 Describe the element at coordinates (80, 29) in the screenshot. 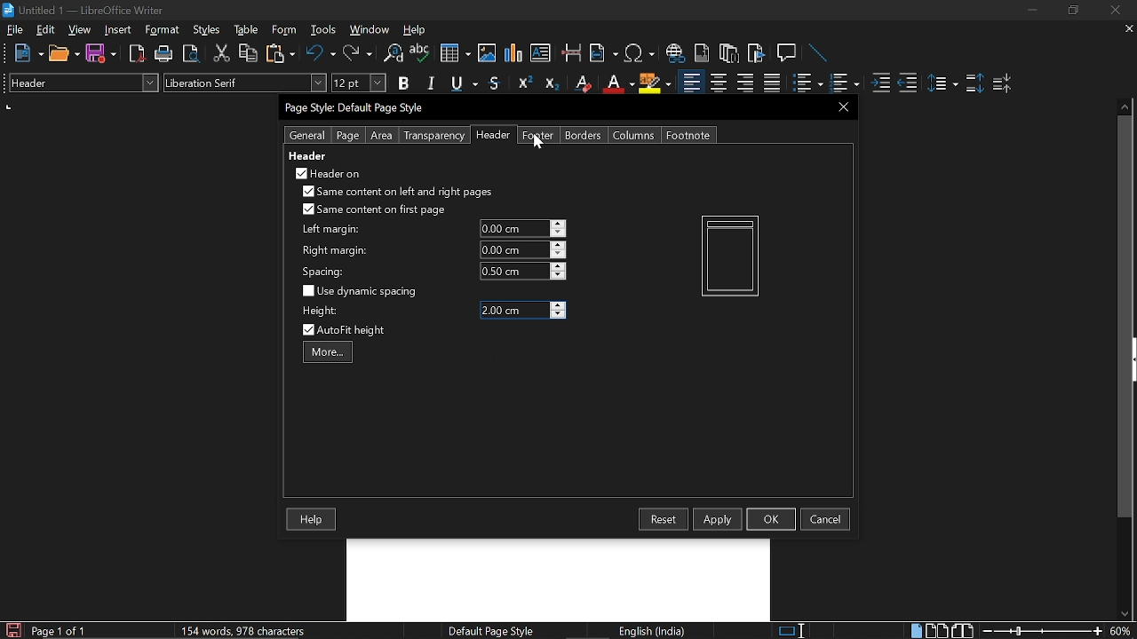

I see `view` at that location.